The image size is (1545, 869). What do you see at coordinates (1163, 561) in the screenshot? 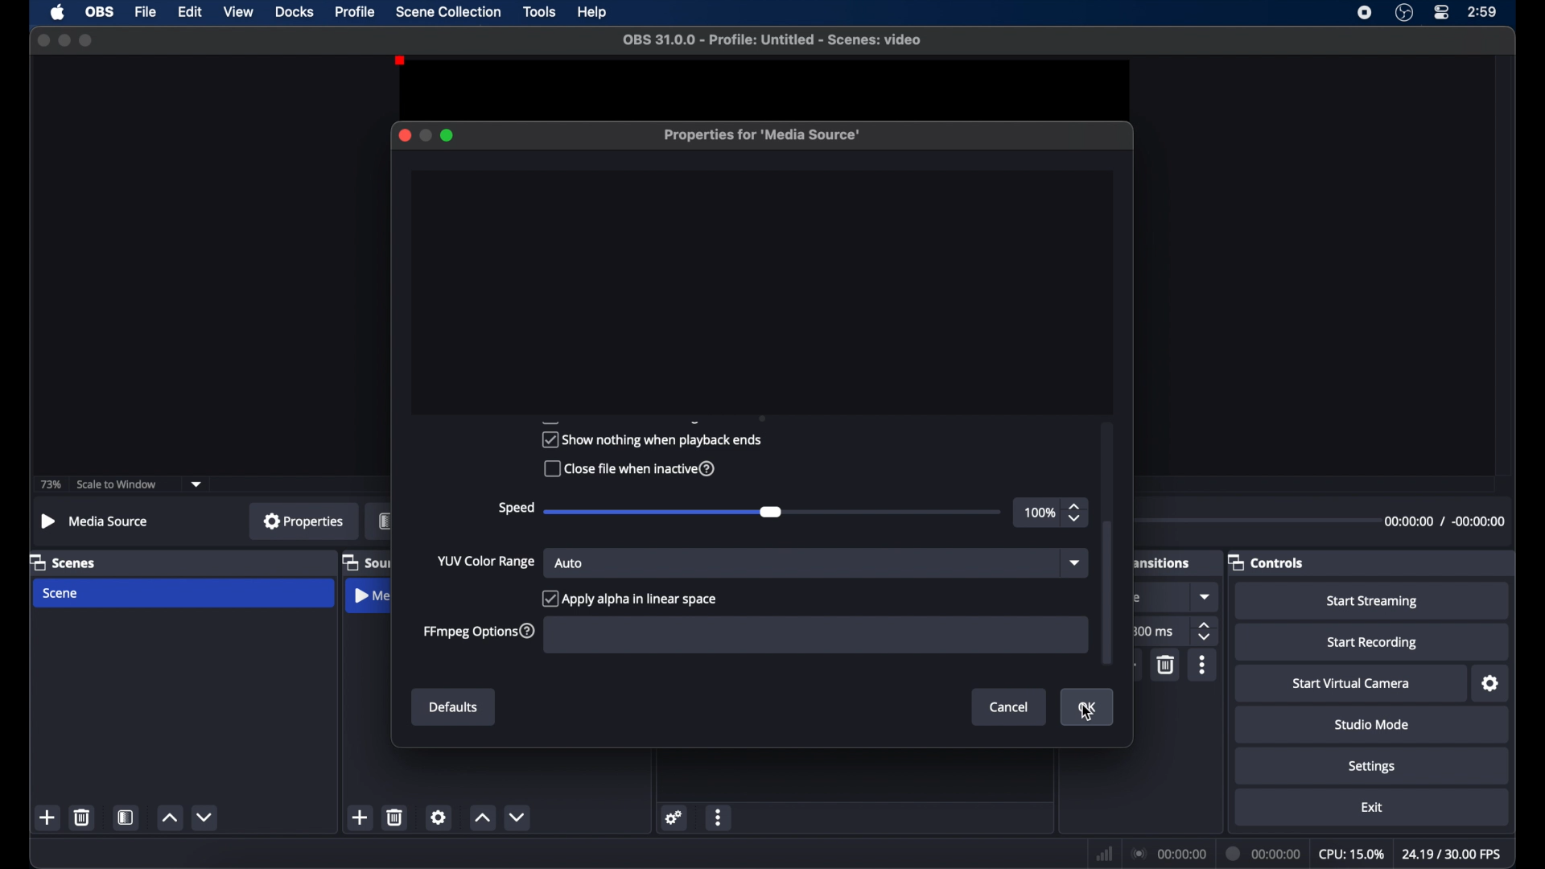
I see `obscure label` at bounding box center [1163, 561].